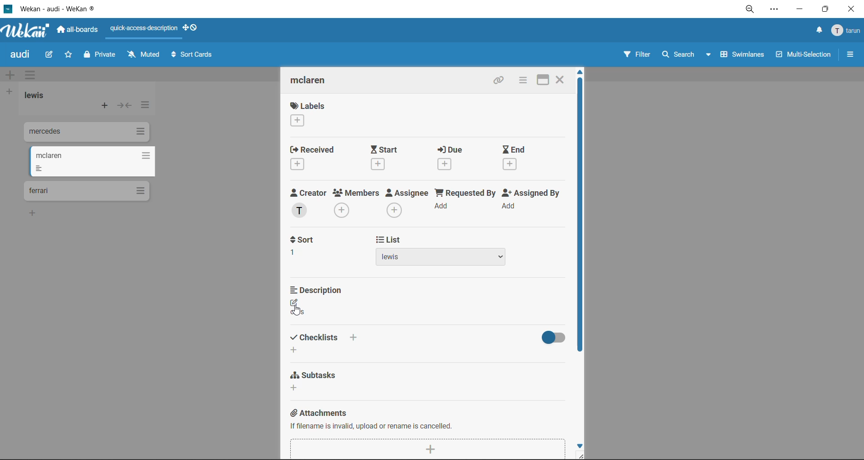  I want to click on cards, so click(91, 162).